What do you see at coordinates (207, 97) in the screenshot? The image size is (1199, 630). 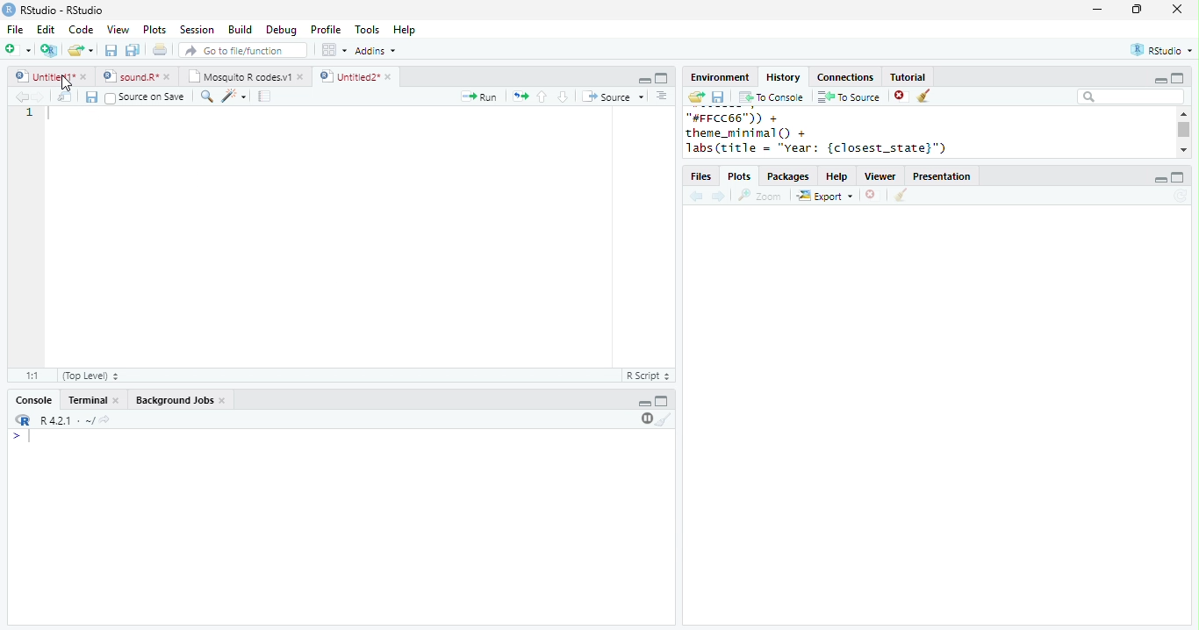 I see `search` at bounding box center [207, 97].